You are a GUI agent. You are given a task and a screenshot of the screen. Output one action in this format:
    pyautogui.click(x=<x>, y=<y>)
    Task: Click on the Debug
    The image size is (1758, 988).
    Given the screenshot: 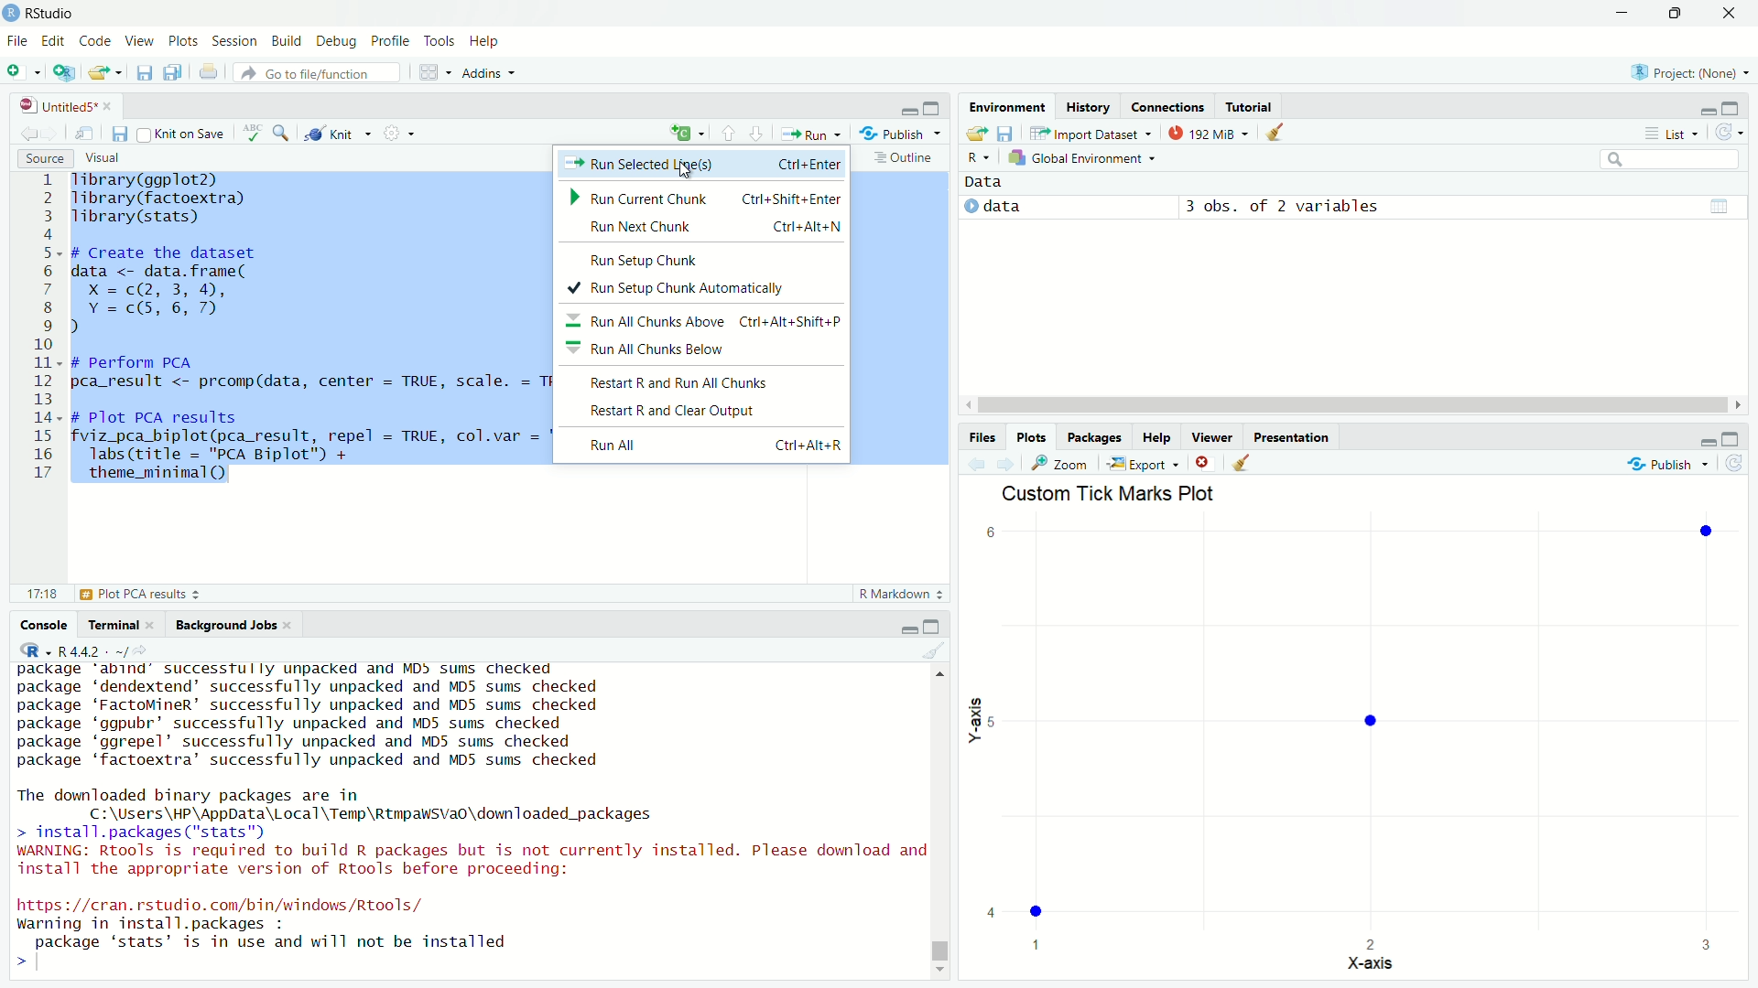 What is the action you would take?
    pyautogui.click(x=338, y=42)
    